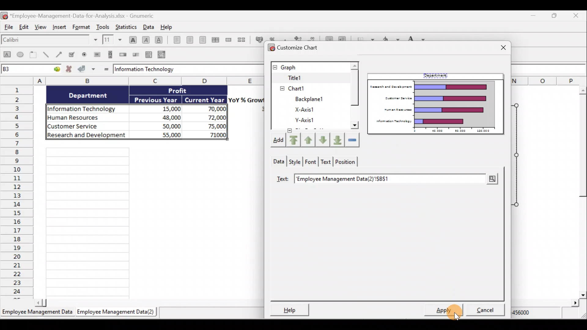 This screenshot has width=587, height=330. What do you see at coordinates (447, 309) in the screenshot?
I see `Cursor` at bounding box center [447, 309].